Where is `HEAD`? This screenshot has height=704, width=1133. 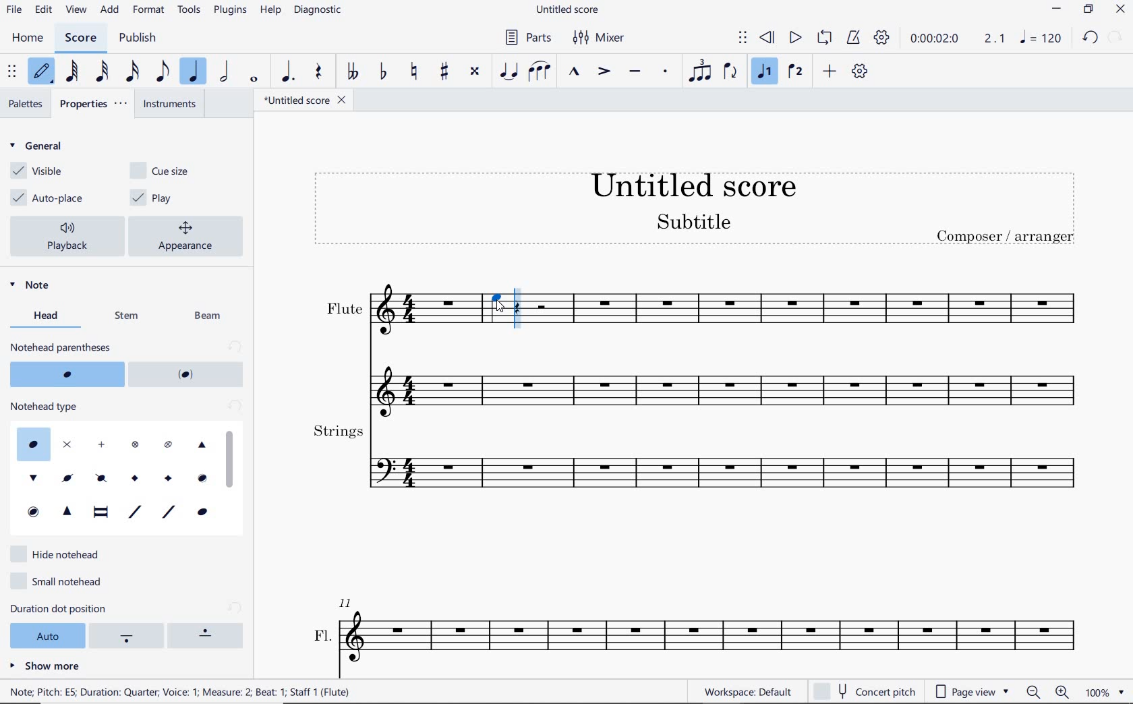
HEAD is located at coordinates (43, 317).